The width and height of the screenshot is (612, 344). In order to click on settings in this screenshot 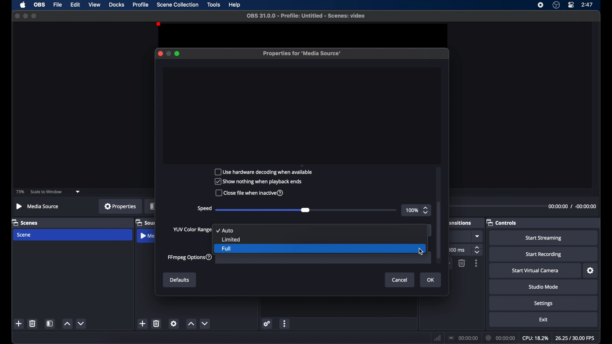, I will do `click(590, 271)`.